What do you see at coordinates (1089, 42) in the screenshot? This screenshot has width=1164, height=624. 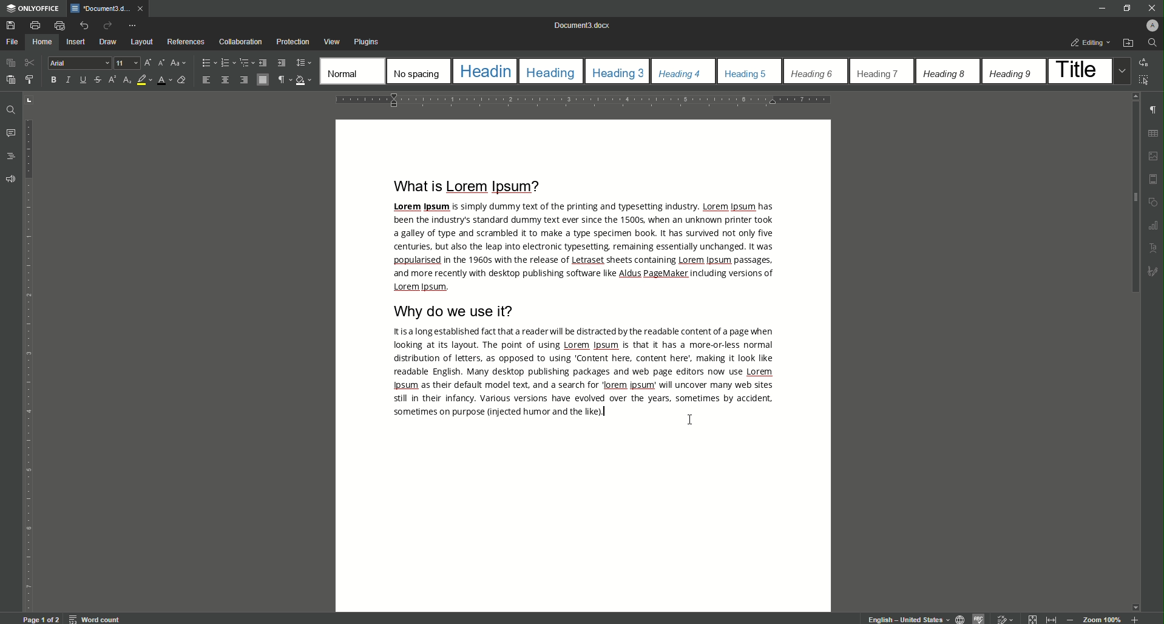 I see `Editing` at bounding box center [1089, 42].